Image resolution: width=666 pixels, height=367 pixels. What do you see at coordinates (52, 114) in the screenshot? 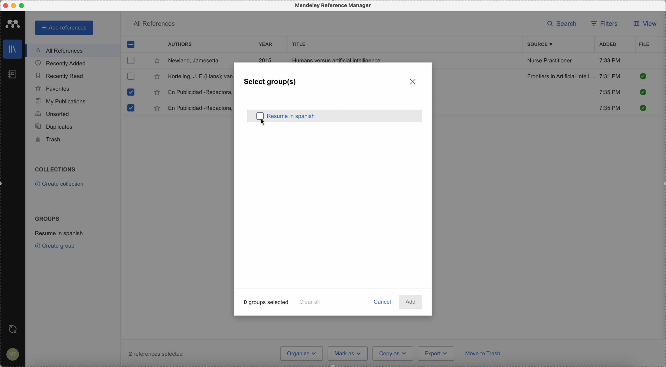
I see `unsorted` at bounding box center [52, 114].